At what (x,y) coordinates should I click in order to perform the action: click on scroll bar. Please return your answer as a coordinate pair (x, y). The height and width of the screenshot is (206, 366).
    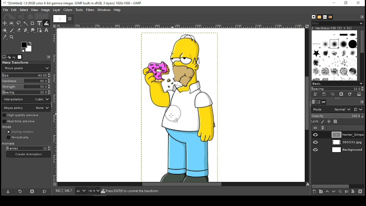
    Looking at the image, I should click on (308, 106).